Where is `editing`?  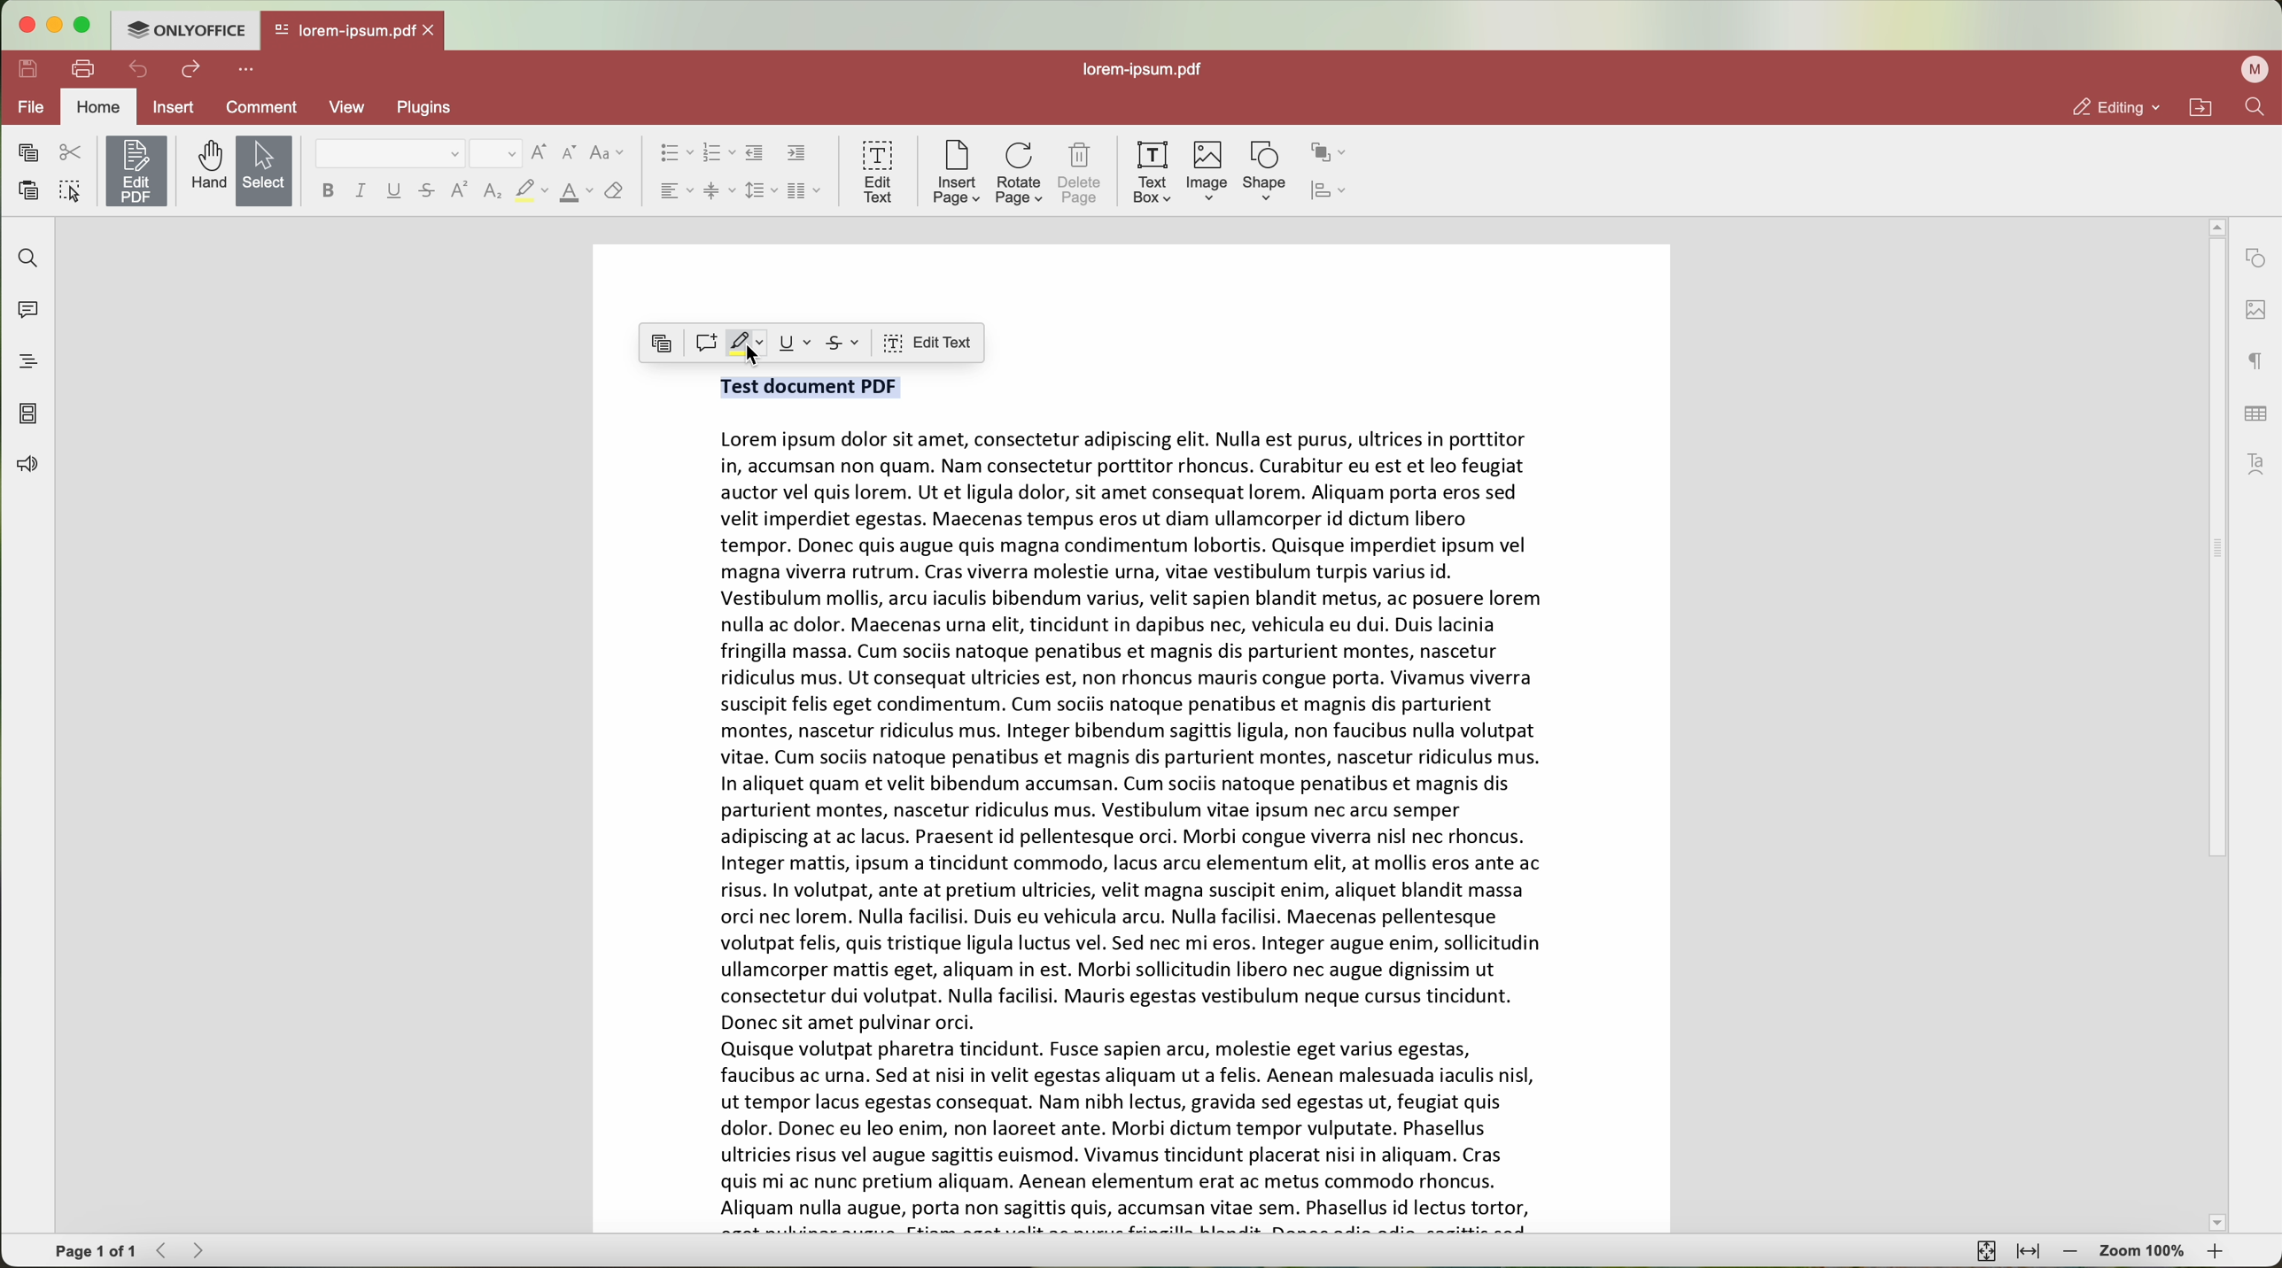
editing is located at coordinates (2114, 108).